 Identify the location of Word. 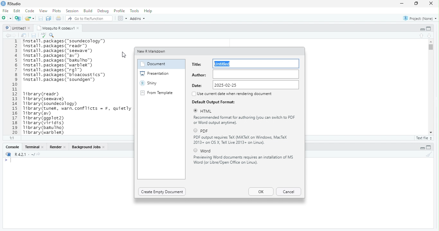
(206, 151).